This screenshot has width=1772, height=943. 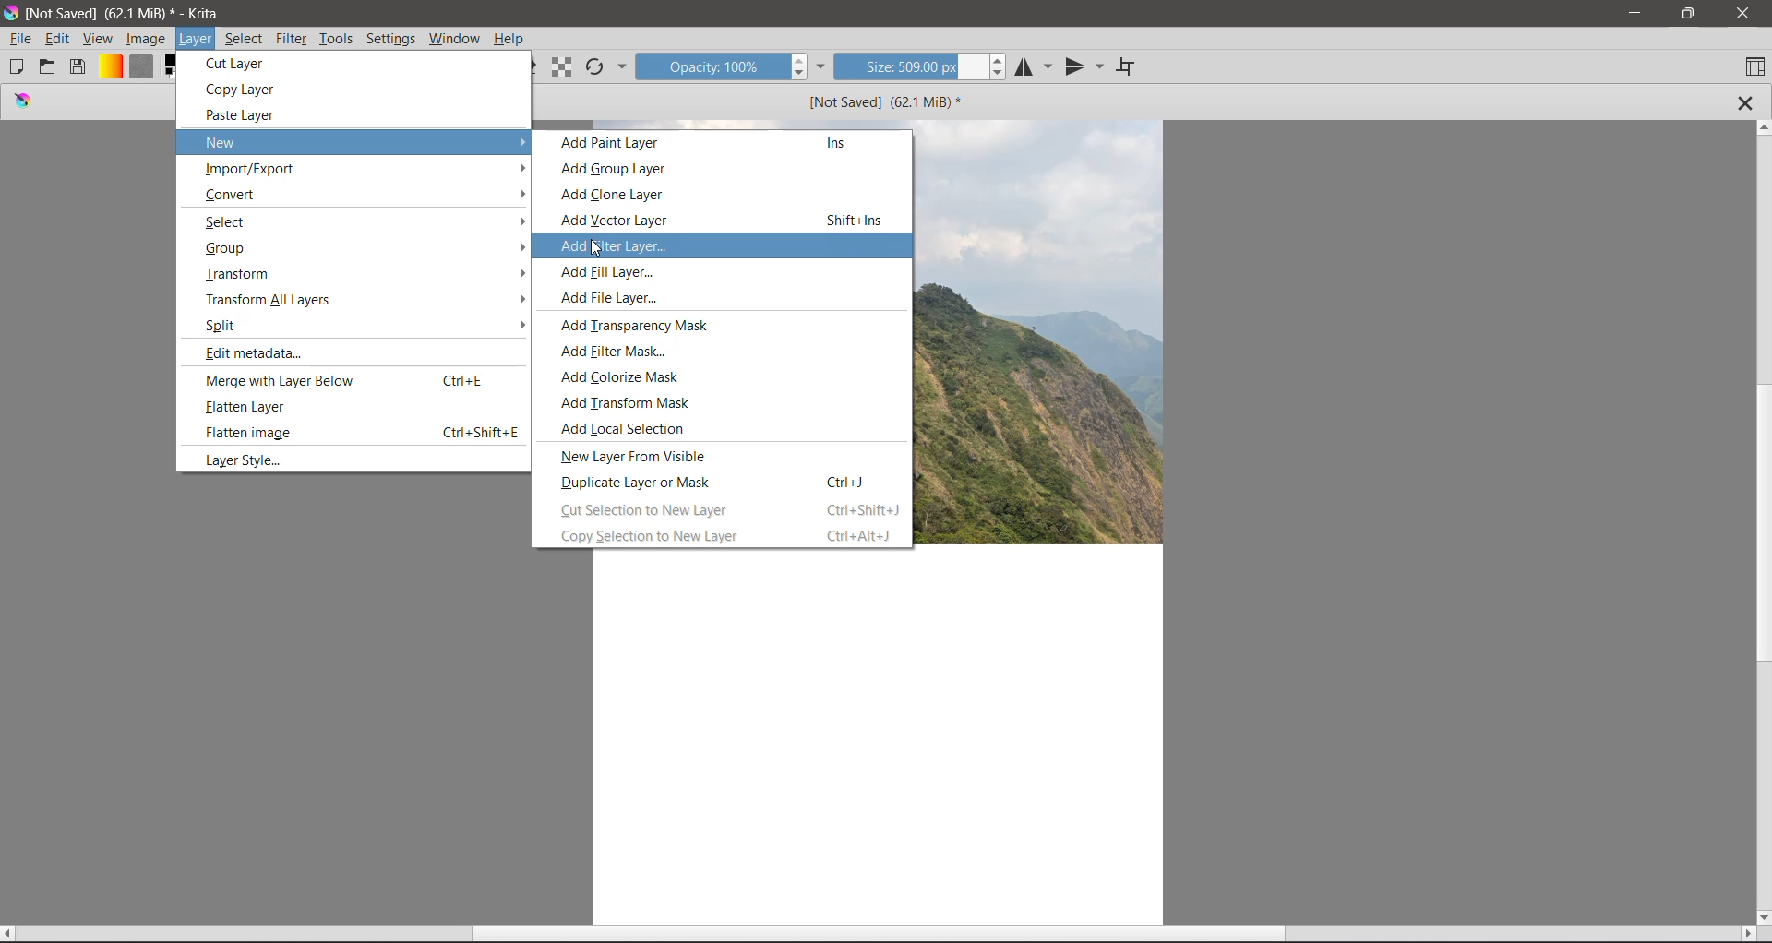 What do you see at coordinates (596, 66) in the screenshot?
I see `Reload Original Preset` at bounding box center [596, 66].